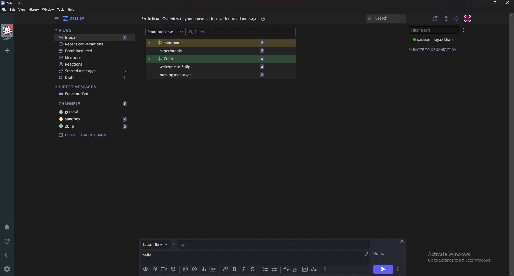  Describe the element at coordinates (71, 10) in the screenshot. I see `help` at that location.